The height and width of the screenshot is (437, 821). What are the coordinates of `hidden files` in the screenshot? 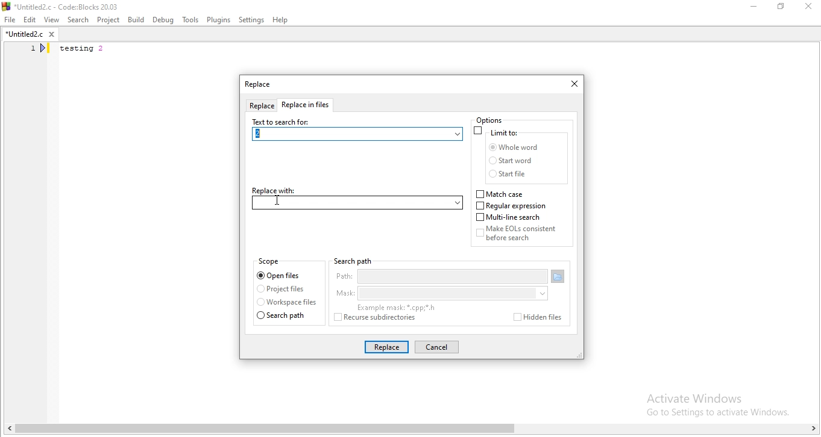 It's located at (535, 317).